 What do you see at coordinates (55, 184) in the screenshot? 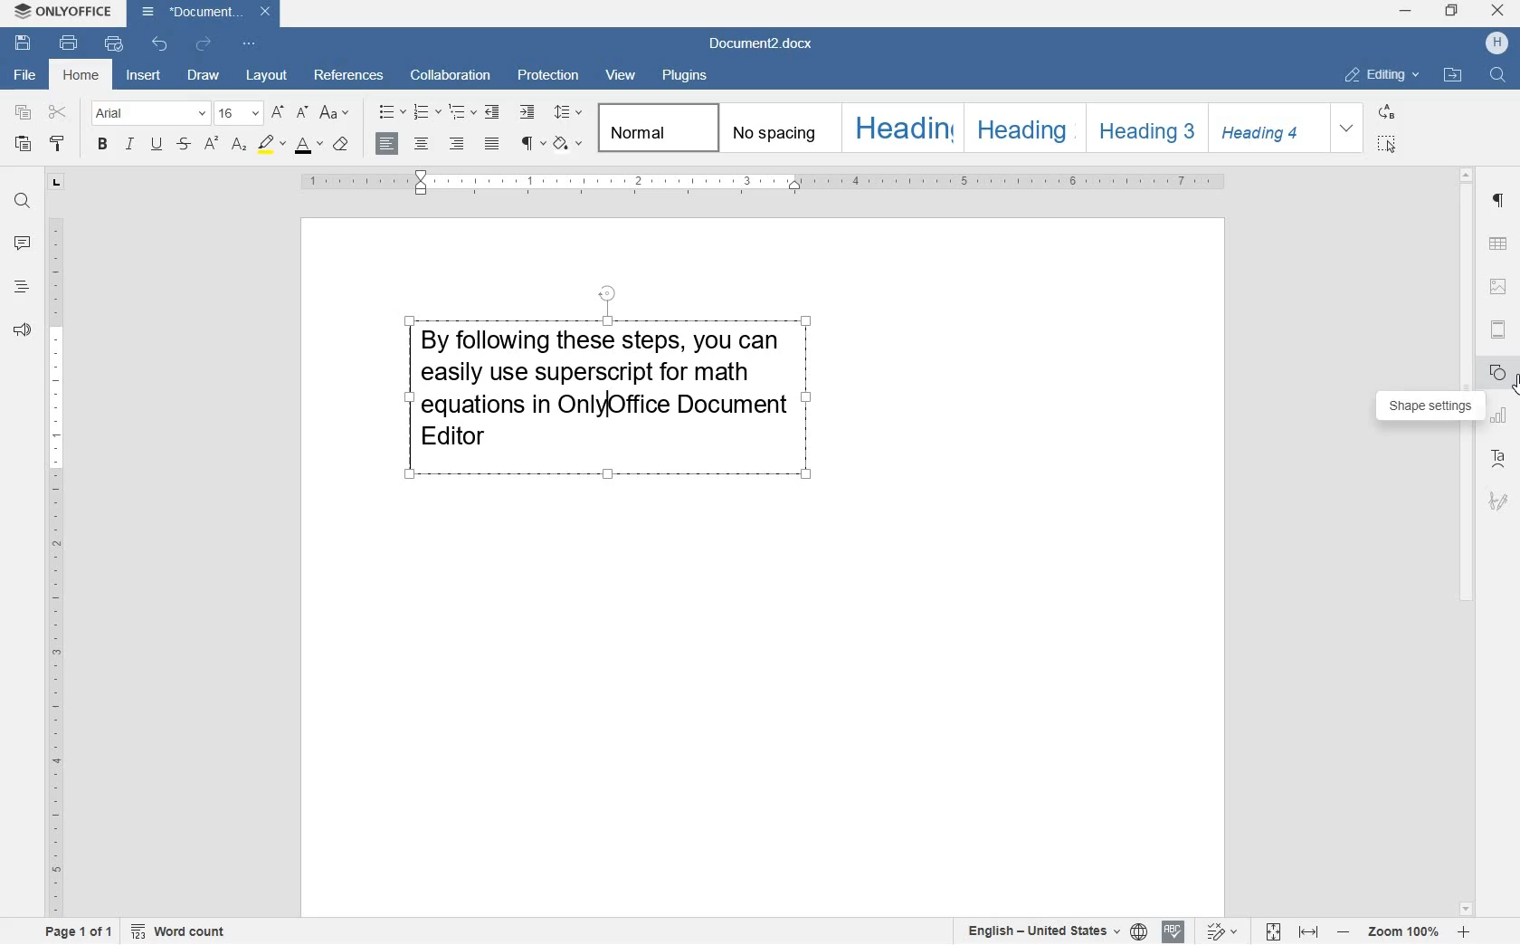
I see `tab` at bounding box center [55, 184].